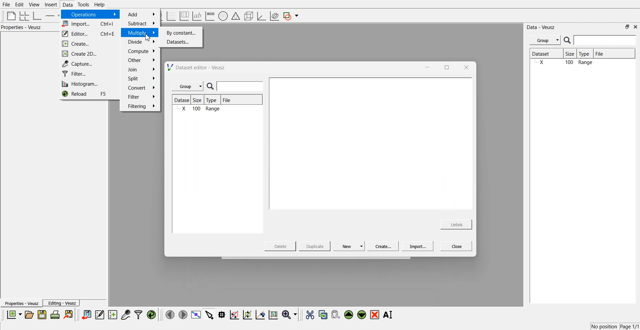 The image size is (640, 330). Describe the element at coordinates (57, 314) in the screenshot. I see `print` at that location.